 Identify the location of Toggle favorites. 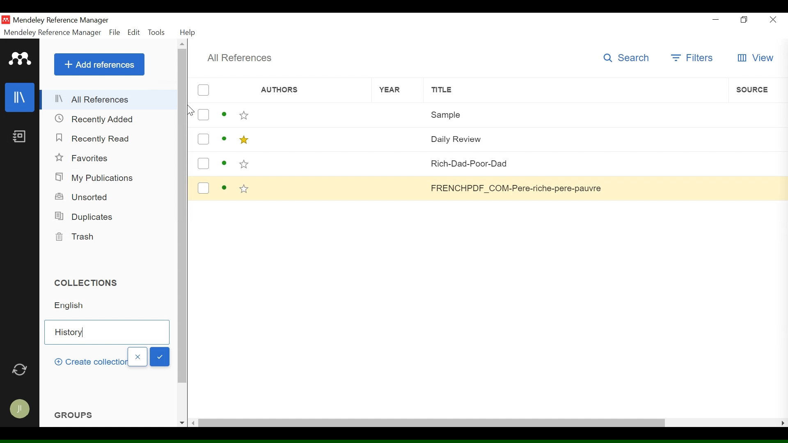
(245, 191).